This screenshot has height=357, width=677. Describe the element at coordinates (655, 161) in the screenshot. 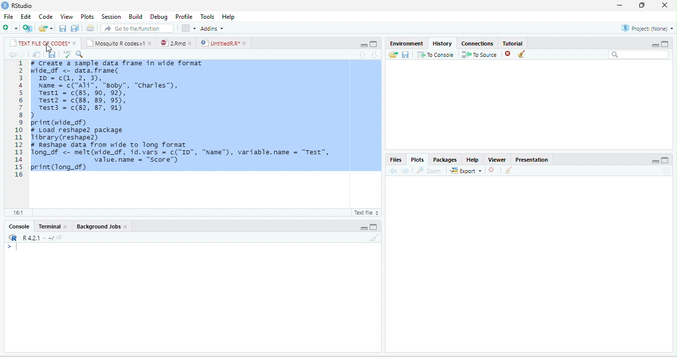

I see `minimize` at that location.